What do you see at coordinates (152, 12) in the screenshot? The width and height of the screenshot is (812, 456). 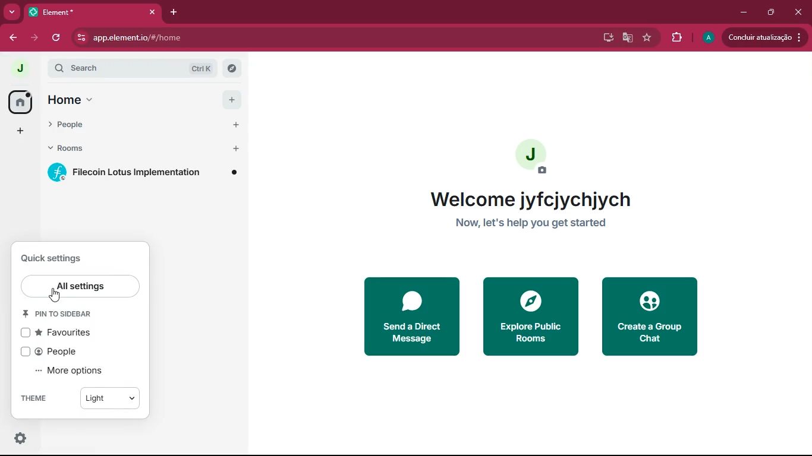 I see `close tab` at bounding box center [152, 12].